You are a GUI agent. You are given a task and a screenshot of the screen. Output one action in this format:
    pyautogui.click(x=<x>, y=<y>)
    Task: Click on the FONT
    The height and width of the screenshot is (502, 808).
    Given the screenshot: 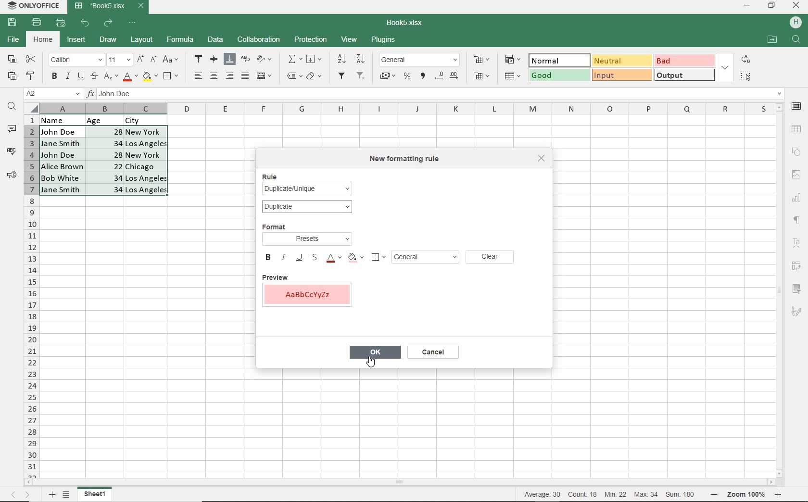 What is the action you would take?
    pyautogui.click(x=332, y=259)
    